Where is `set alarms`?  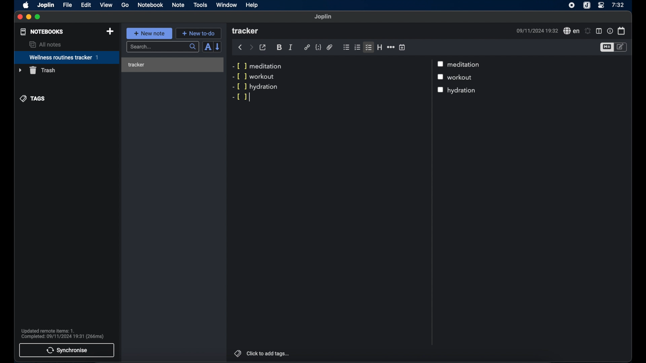
set alarms is located at coordinates (588, 31).